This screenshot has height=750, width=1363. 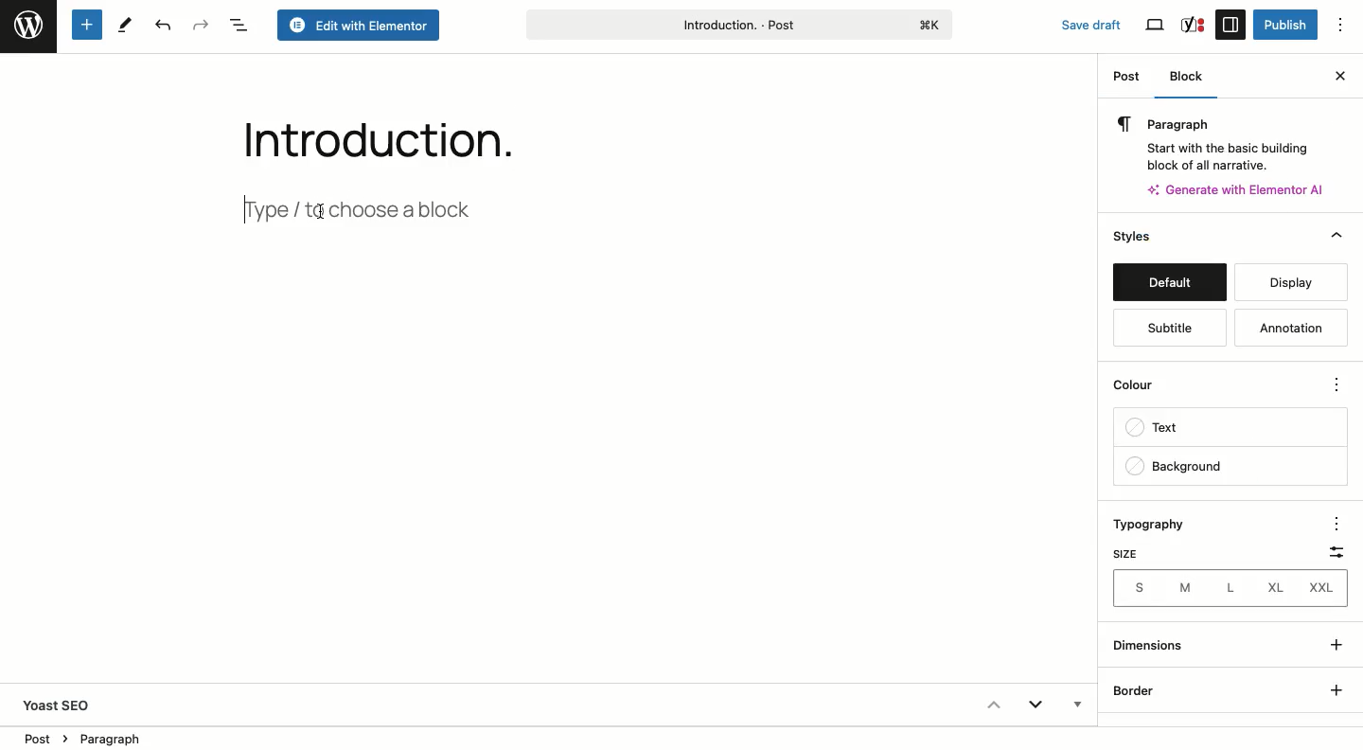 What do you see at coordinates (1192, 24) in the screenshot?
I see `Yoast` at bounding box center [1192, 24].